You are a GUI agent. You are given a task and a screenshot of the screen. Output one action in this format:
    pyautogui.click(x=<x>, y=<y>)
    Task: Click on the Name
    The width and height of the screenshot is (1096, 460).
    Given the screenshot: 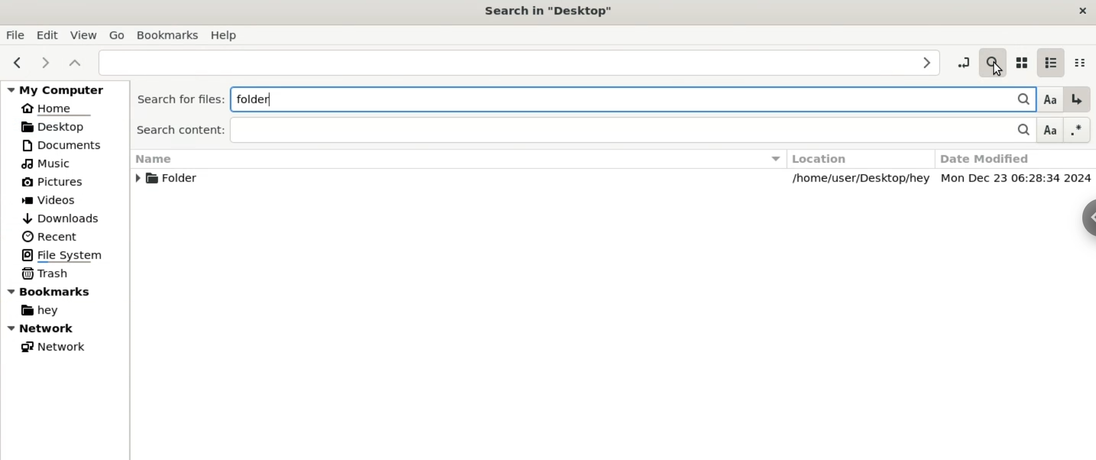 What is the action you would take?
    pyautogui.click(x=456, y=159)
    